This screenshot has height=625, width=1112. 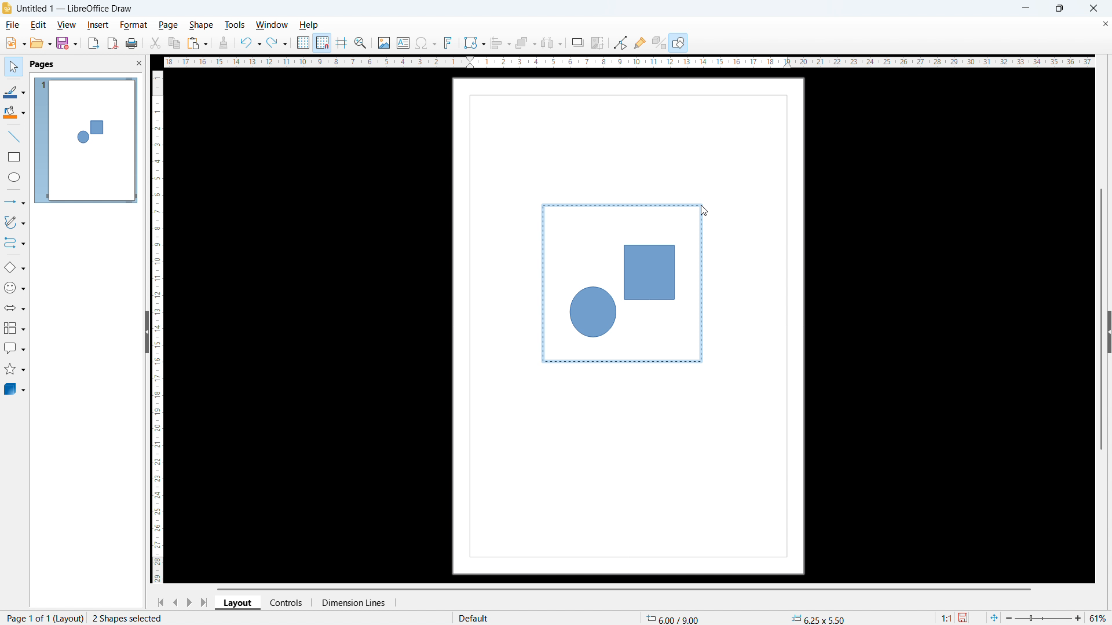 I want to click on symbol shapes, so click(x=14, y=288).